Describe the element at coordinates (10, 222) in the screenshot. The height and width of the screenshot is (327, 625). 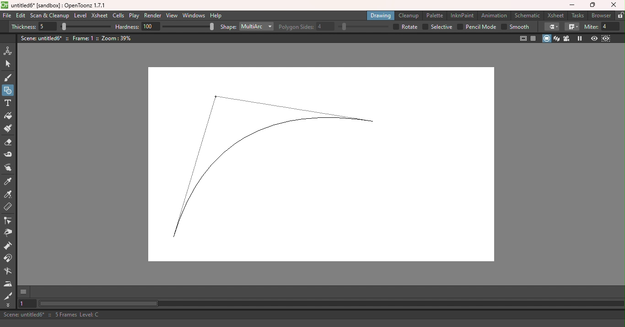
I see `Control point editor tool` at that location.